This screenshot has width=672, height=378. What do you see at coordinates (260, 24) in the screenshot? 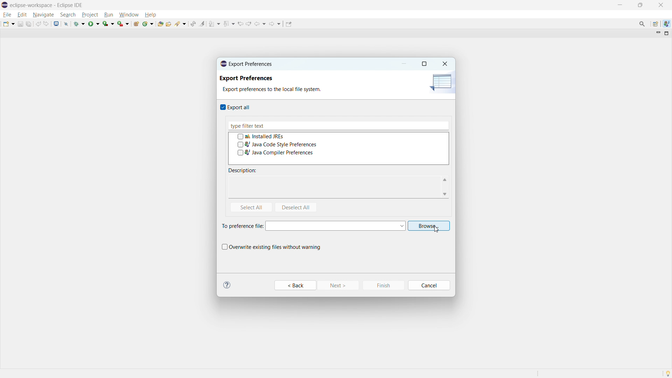
I see `back` at bounding box center [260, 24].